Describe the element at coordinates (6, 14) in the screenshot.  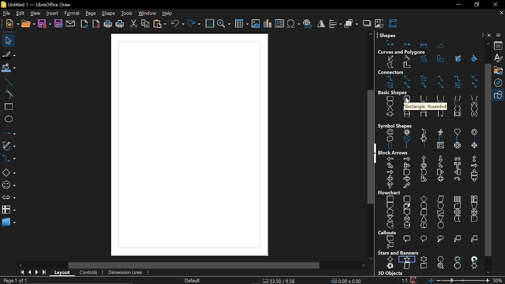
I see `file` at that location.